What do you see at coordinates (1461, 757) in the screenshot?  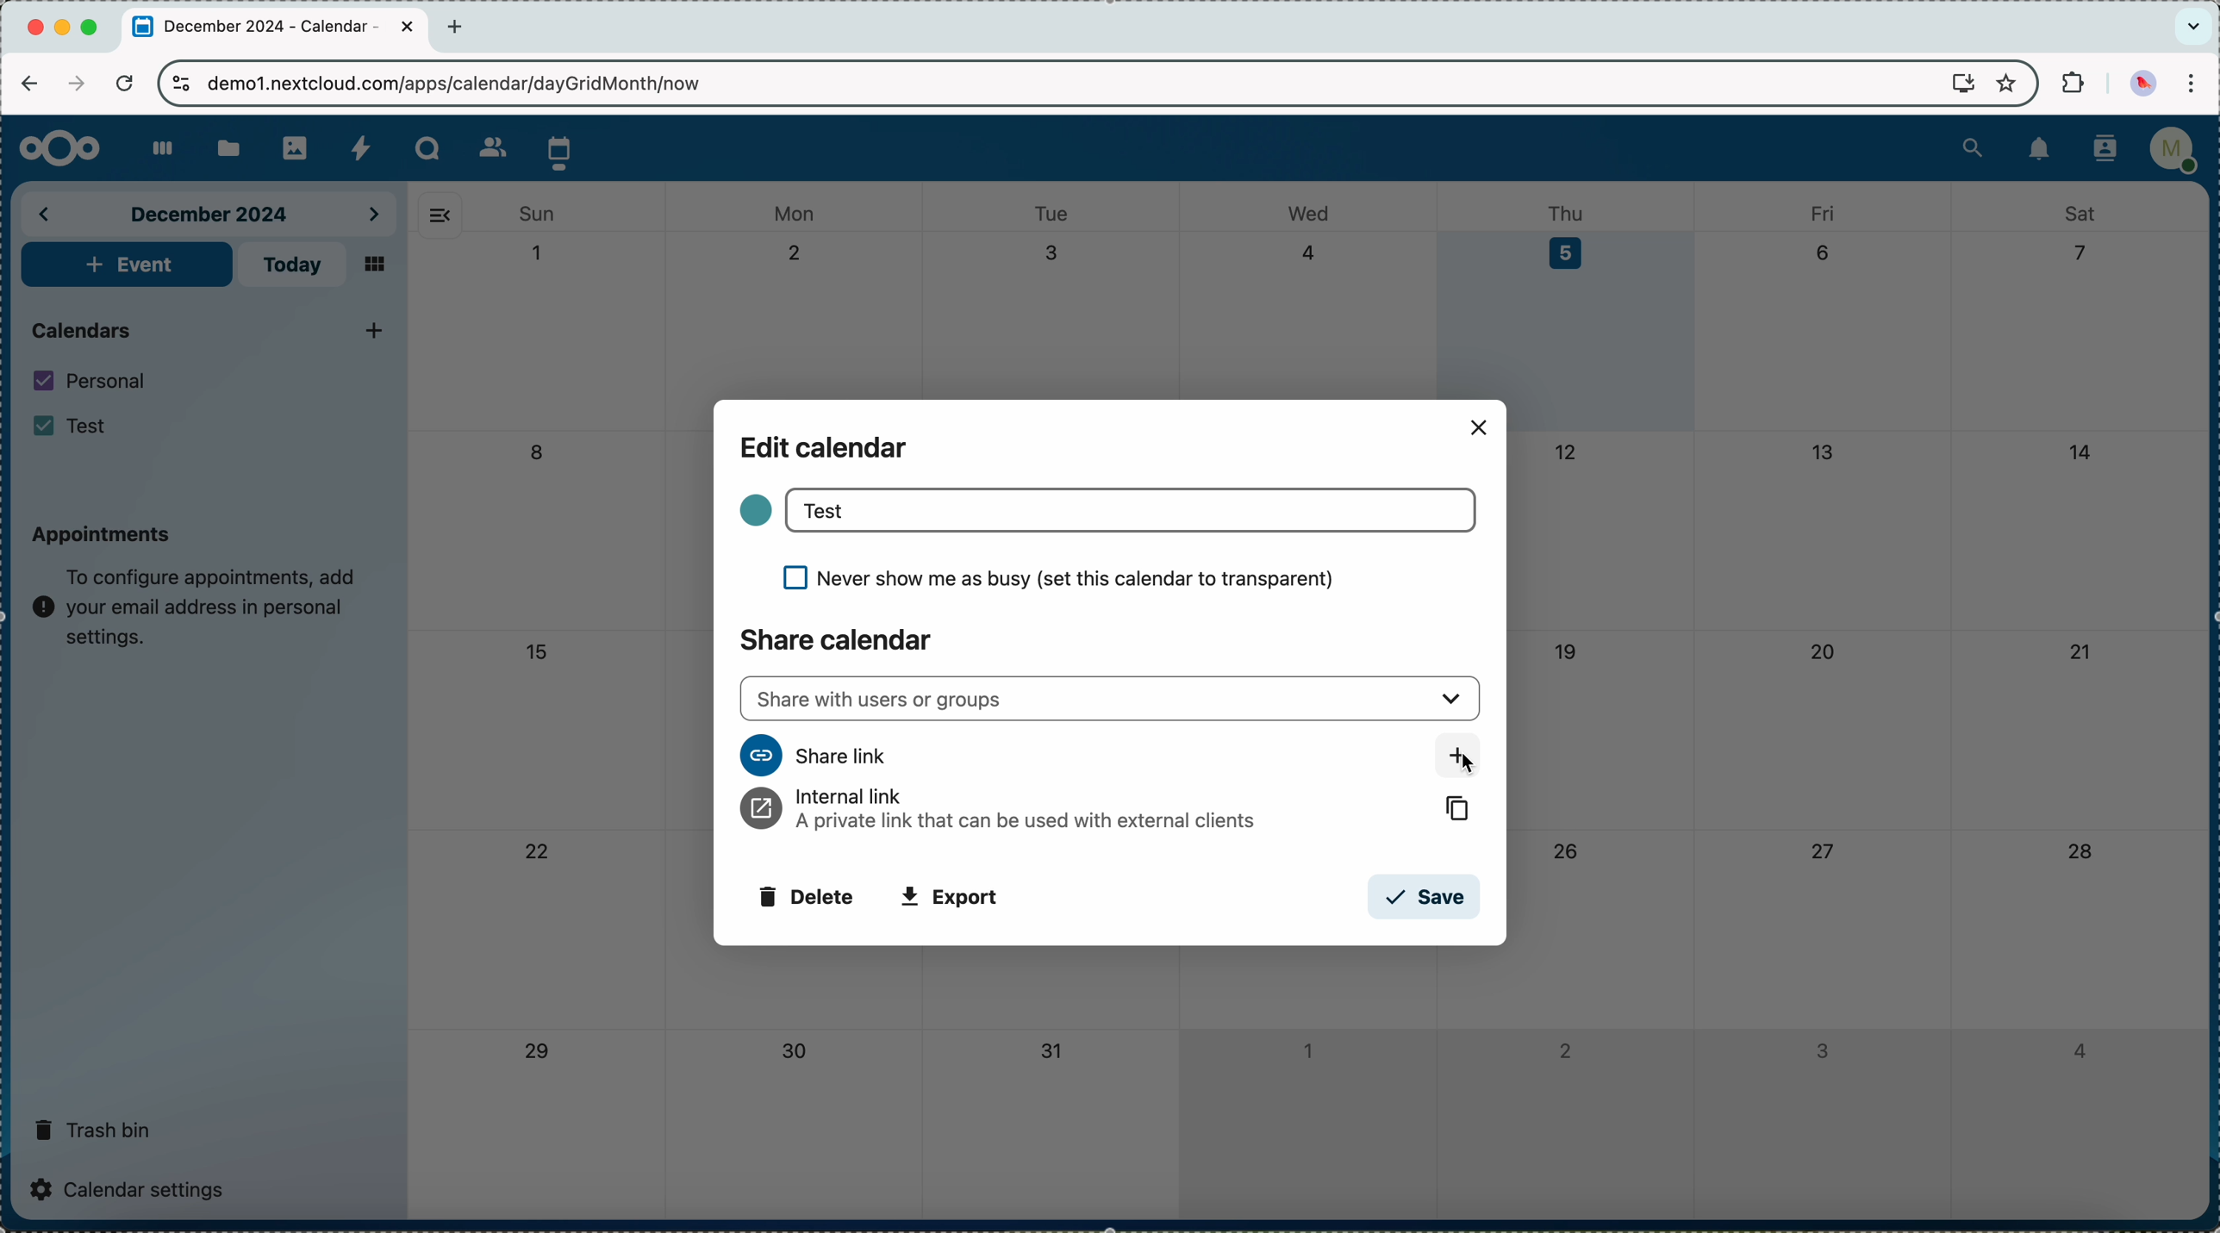 I see `click on share link` at bounding box center [1461, 757].